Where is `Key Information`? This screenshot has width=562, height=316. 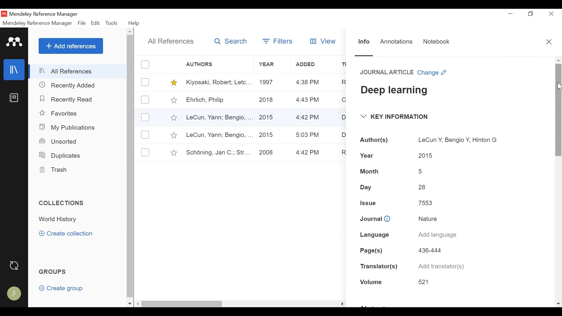 Key Information is located at coordinates (396, 116).